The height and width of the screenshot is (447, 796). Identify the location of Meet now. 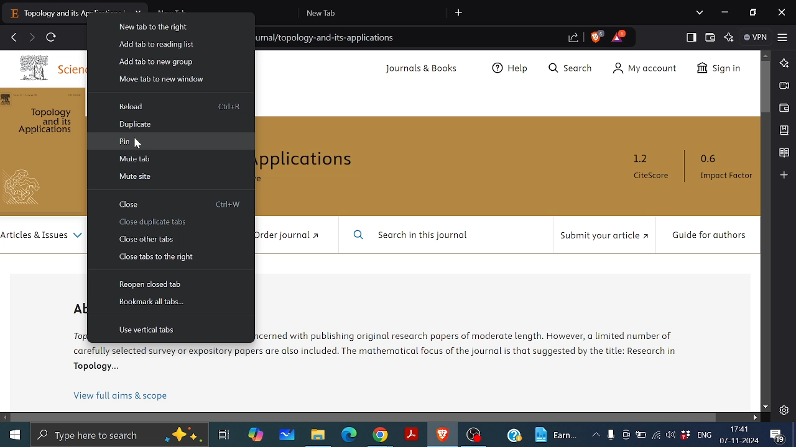
(626, 435).